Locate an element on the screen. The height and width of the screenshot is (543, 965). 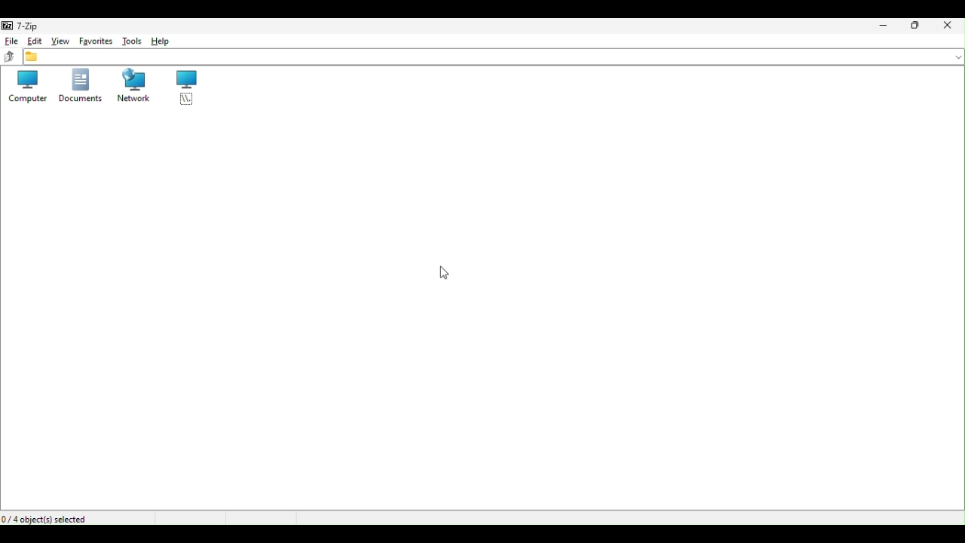
close is located at coordinates (948, 25).